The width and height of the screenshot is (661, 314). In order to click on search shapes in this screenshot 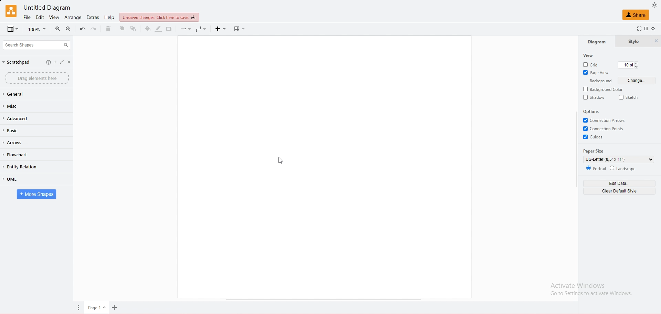, I will do `click(36, 45)`.